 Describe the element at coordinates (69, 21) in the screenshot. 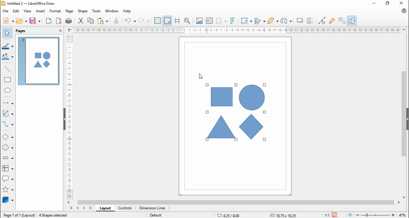

I see `print` at that location.